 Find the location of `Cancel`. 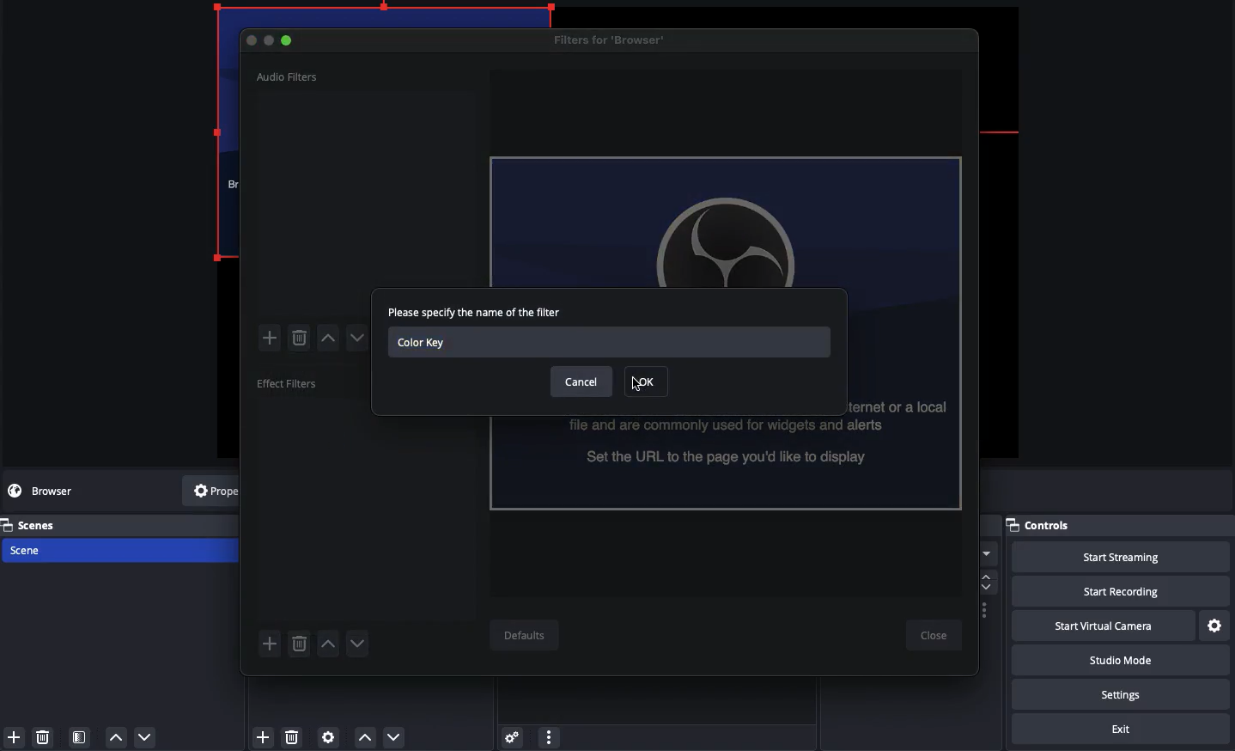

Cancel is located at coordinates (582, 381).